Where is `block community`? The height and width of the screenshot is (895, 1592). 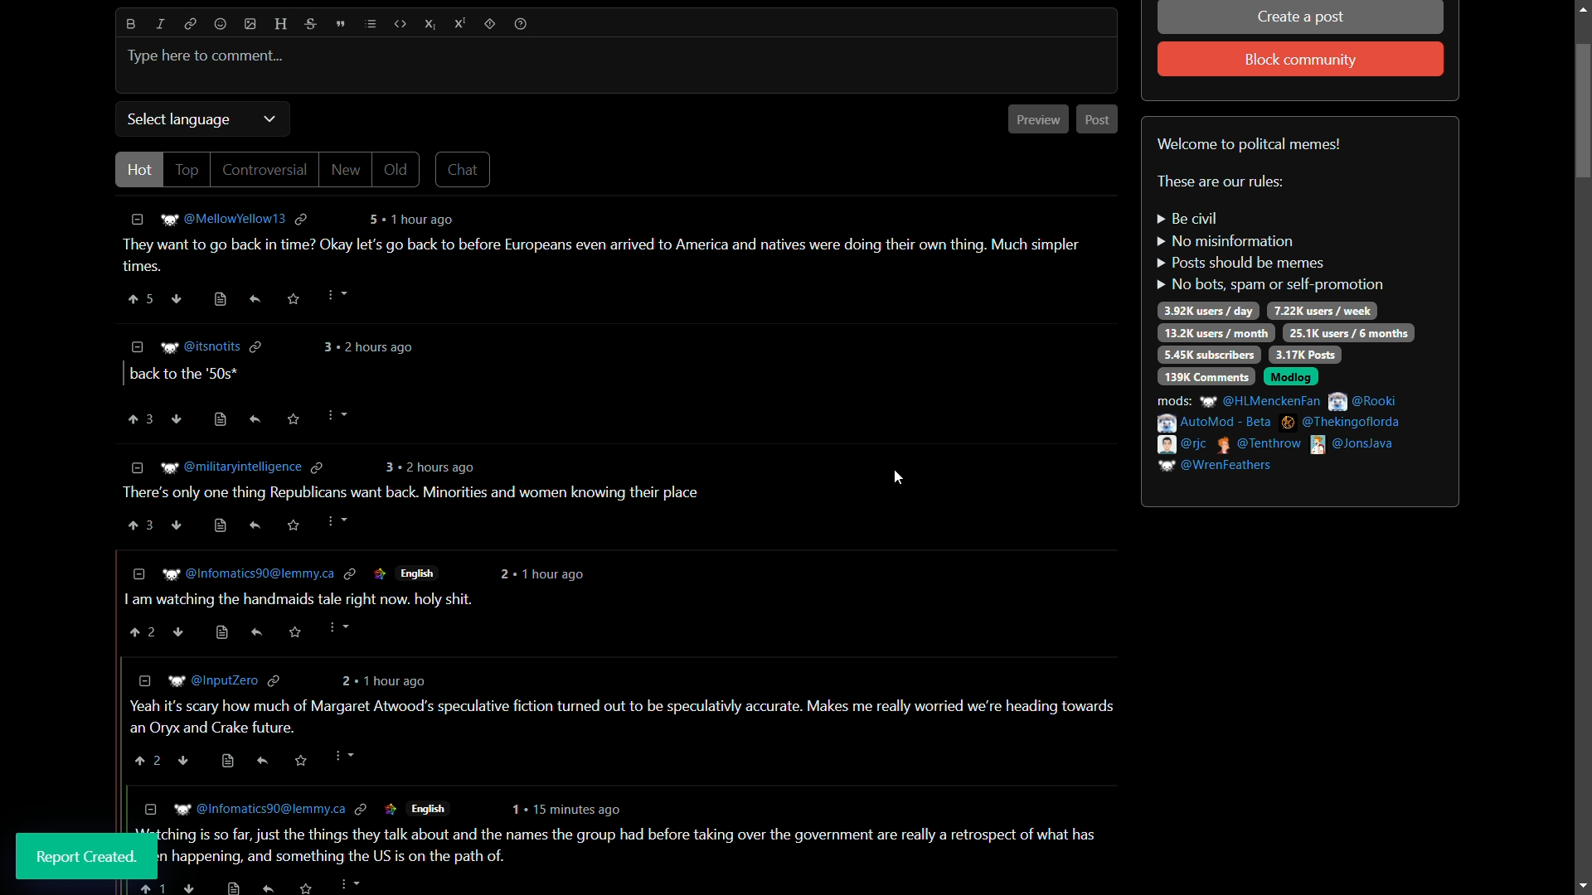
block community is located at coordinates (1299, 60).